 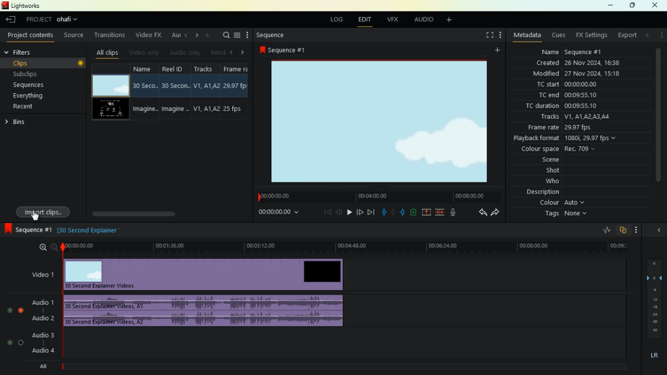 I want to click on forward, so click(x=497, y=212).